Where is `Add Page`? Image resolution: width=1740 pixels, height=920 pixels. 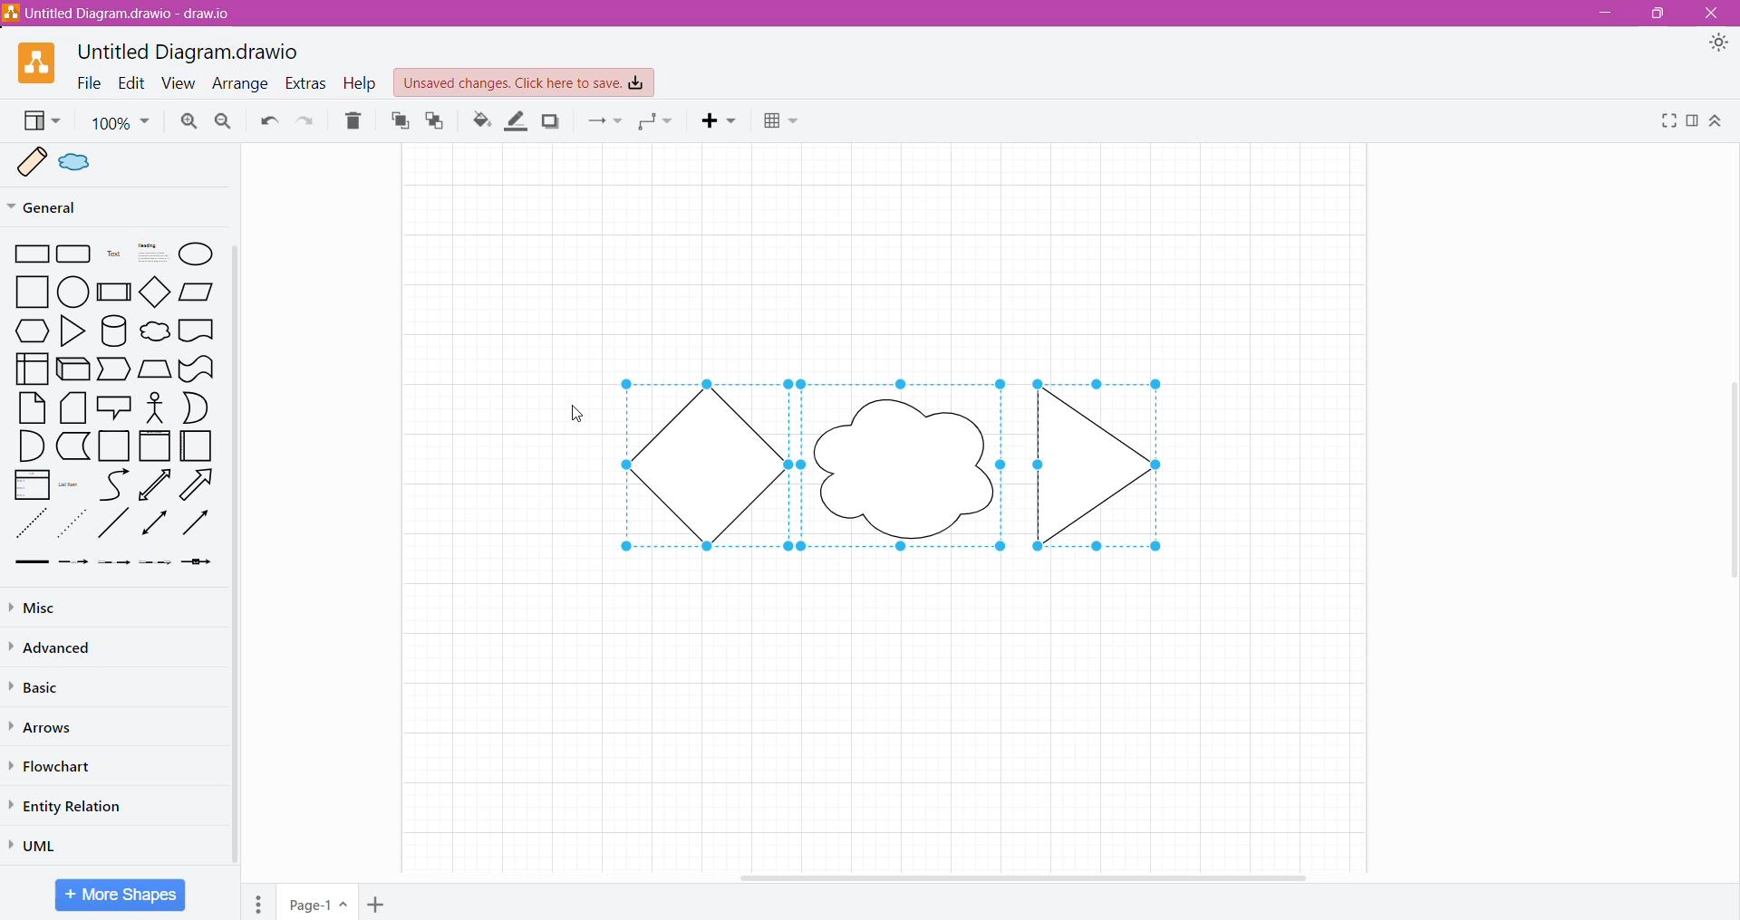 Add Page is located at coordinates (381, 905).